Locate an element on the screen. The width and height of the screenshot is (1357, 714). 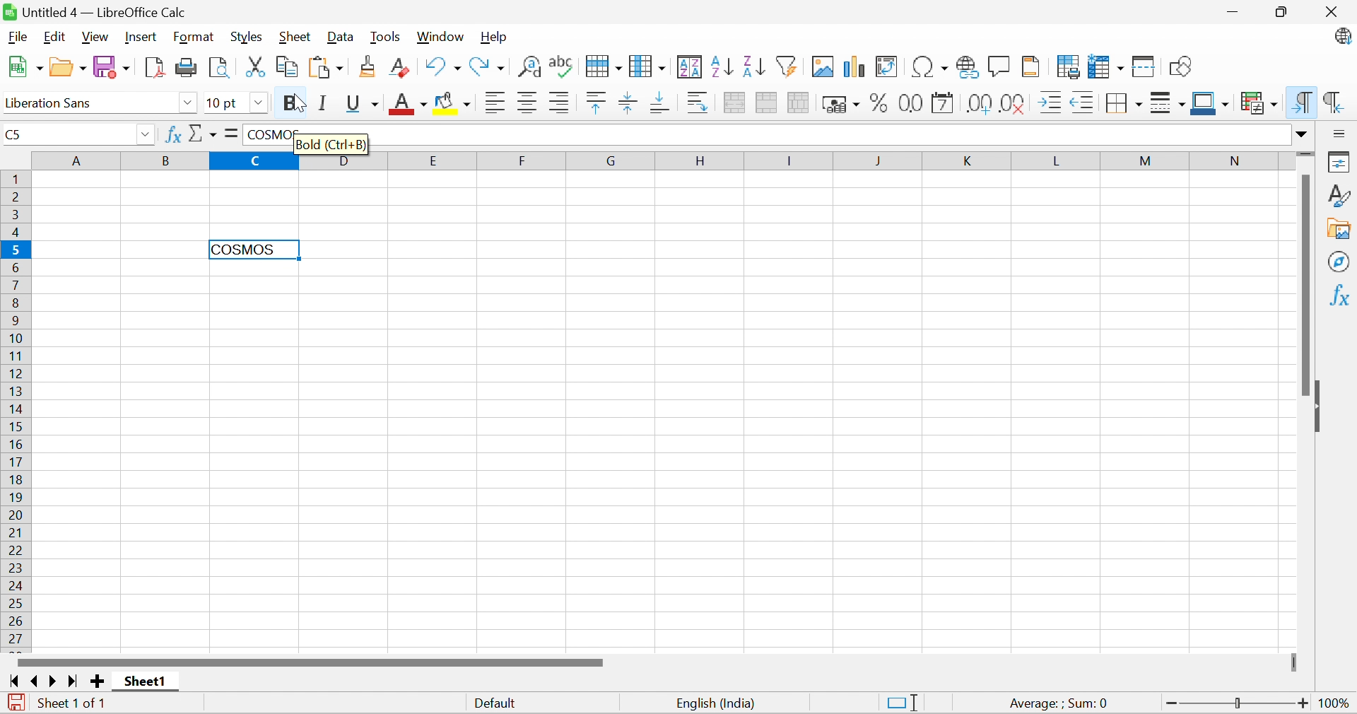
Right-To-Left is located at coordinates (1335, 102).